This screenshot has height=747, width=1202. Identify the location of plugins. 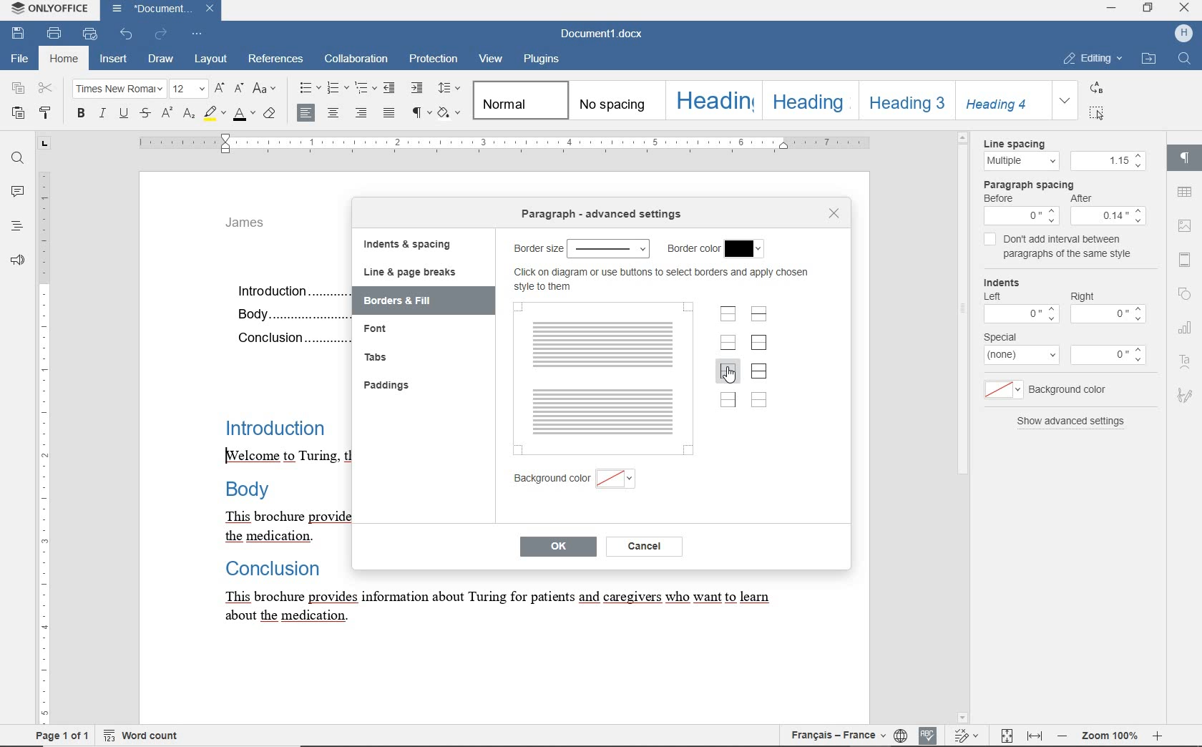
(542, 60).